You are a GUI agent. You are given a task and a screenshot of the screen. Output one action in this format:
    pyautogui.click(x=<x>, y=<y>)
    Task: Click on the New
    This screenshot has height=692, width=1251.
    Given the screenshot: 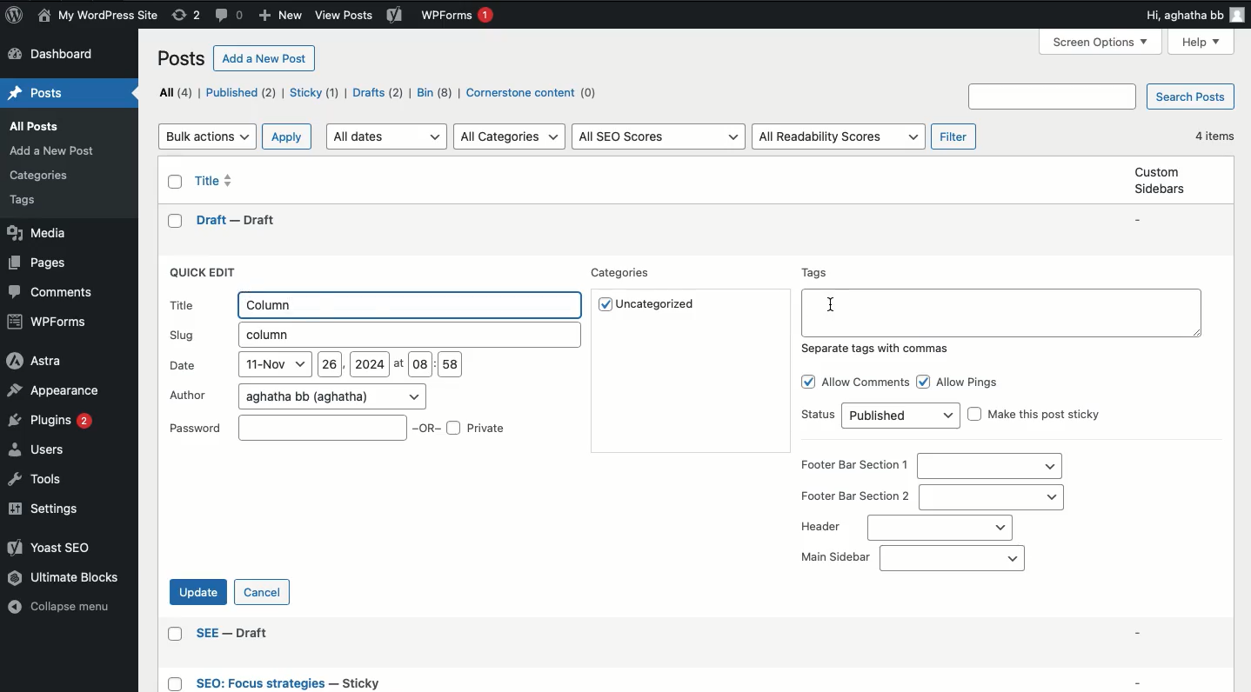 What is the action you would take?
    pyautogui.click(x=283, y=15)
    